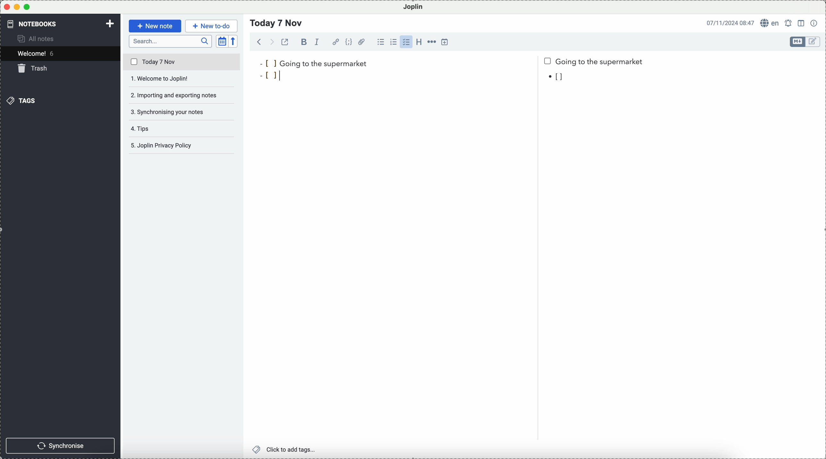 This screenshot has width=826, height=459. Describe the element at coordinates (143, 129) in the screenshot. I see `tips` at that location.